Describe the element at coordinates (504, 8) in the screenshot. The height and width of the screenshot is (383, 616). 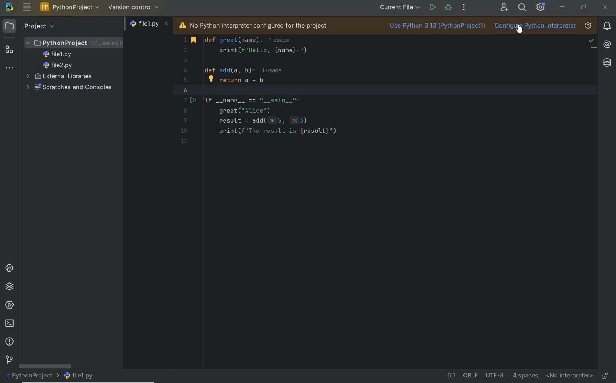
I see `code with me` at that location.